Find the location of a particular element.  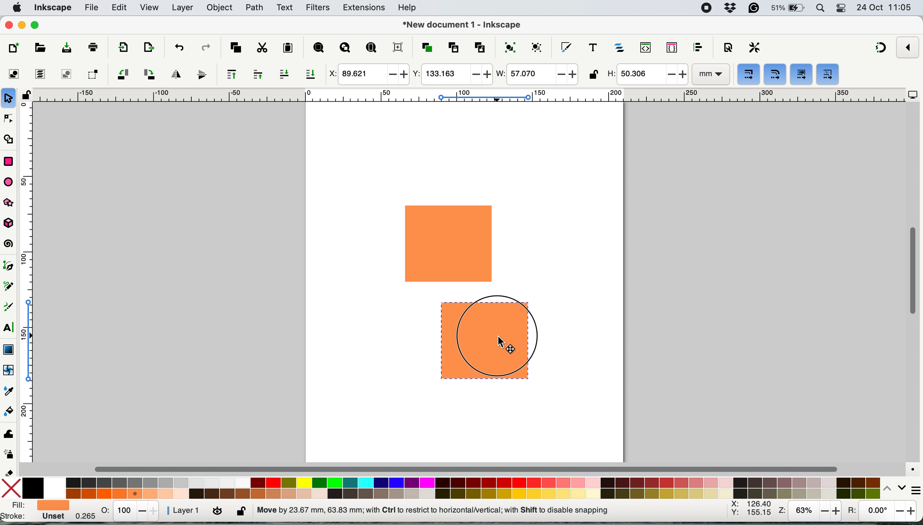

select all in all layers is located at coordinates (40, 74).